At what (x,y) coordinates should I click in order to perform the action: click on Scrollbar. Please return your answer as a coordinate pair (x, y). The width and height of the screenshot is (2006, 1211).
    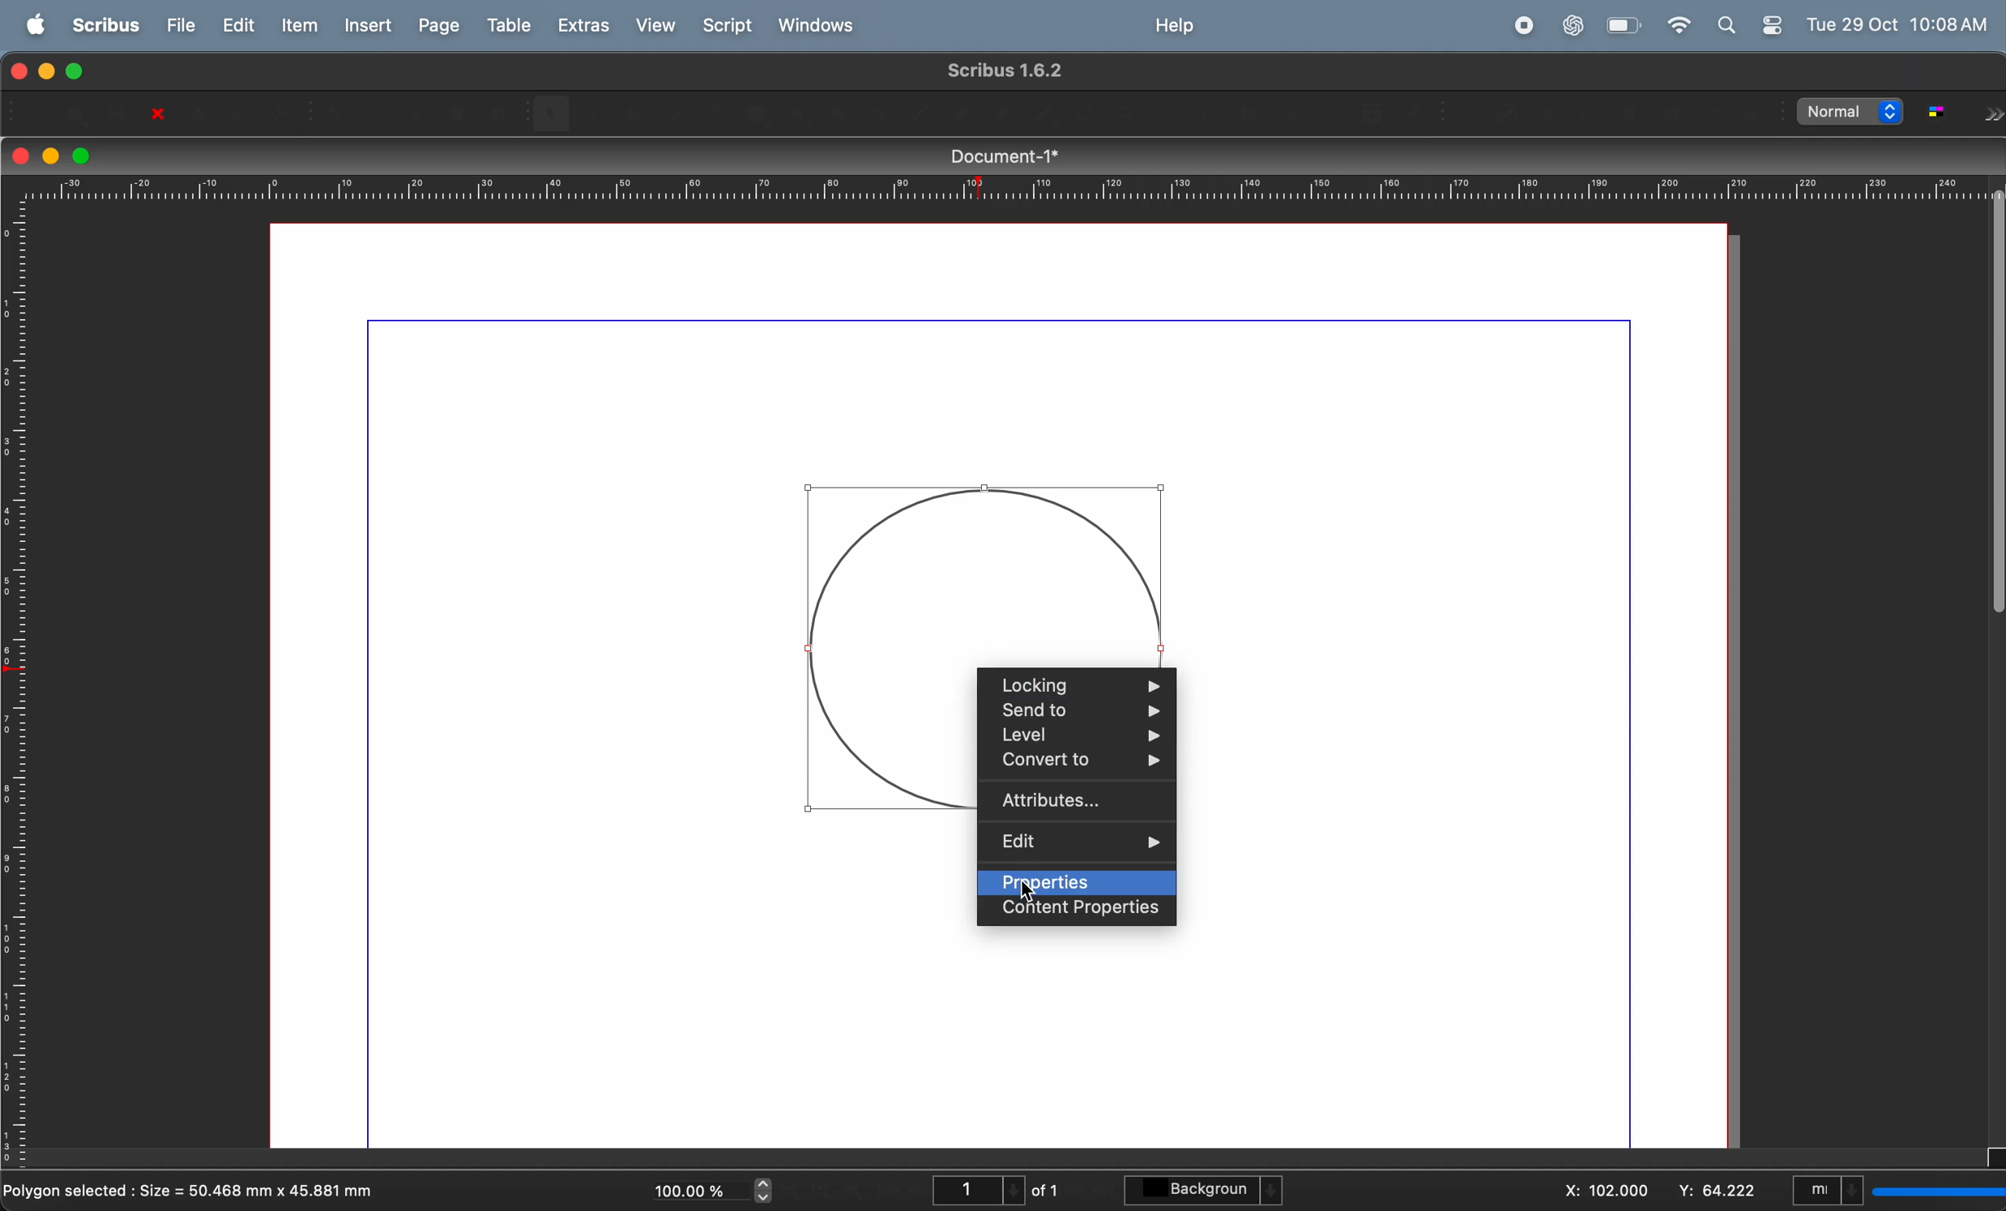
    Looking at the image, I should click on (1994, 396).